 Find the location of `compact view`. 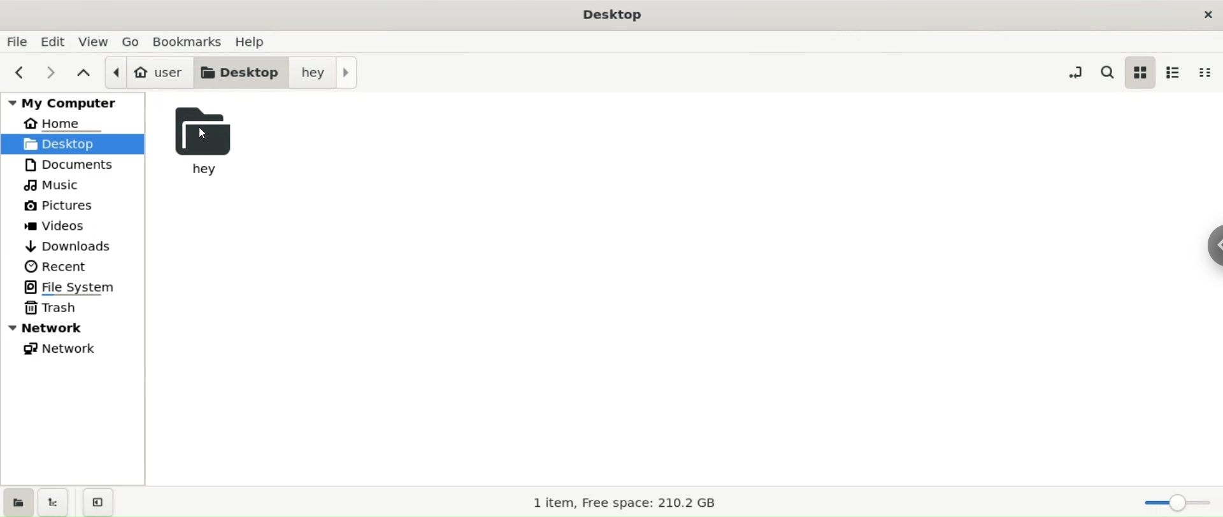

compact view is located at coordinates (1205, 74).